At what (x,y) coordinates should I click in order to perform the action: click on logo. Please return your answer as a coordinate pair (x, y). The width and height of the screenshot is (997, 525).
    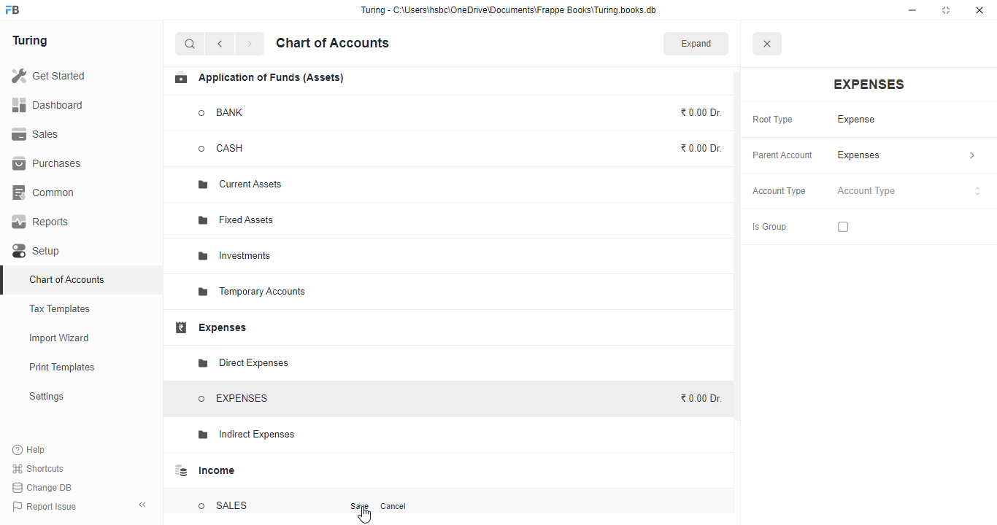
    Looking at the image, I should click on (13, 9).